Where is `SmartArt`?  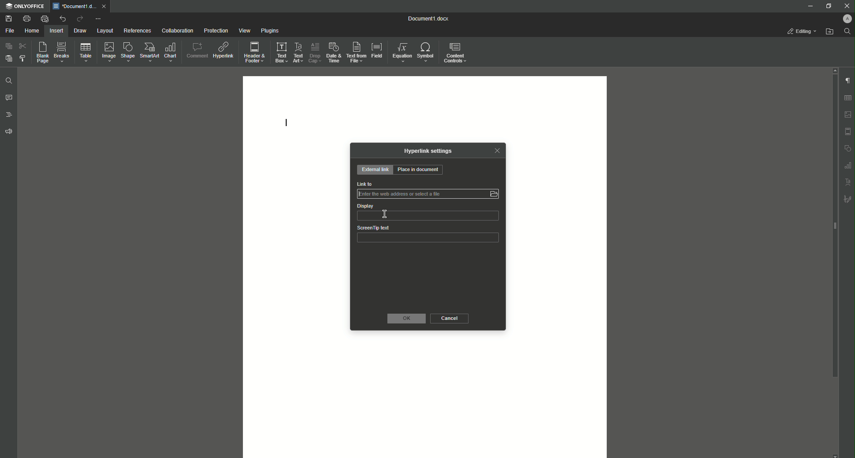 SmartArt is located at coordinates (150, 52).